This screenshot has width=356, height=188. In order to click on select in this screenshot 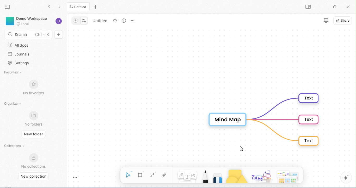, I will do `click(128, 174)`.